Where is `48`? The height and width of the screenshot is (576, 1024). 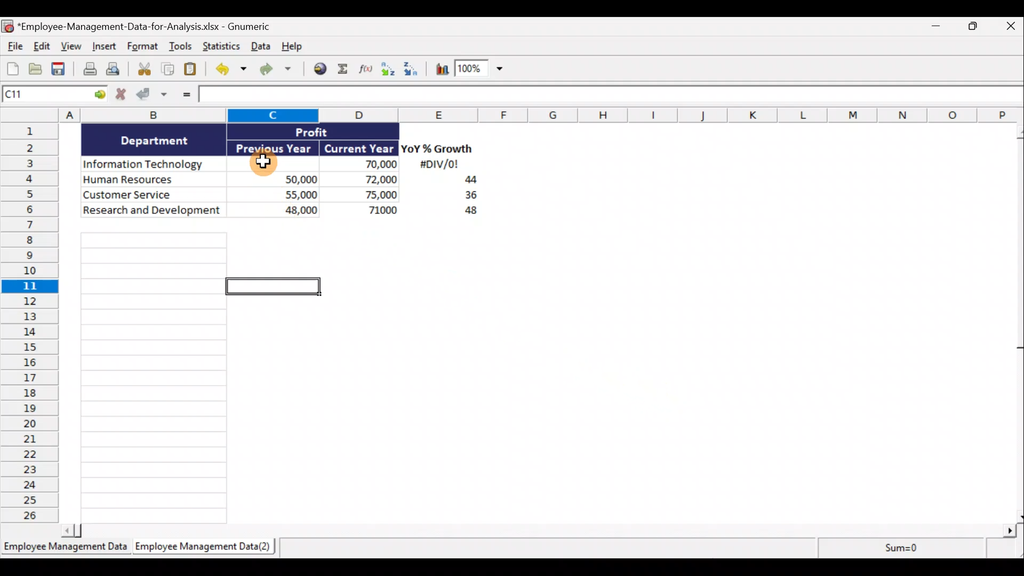
48 is located at coordinates (465, 212).